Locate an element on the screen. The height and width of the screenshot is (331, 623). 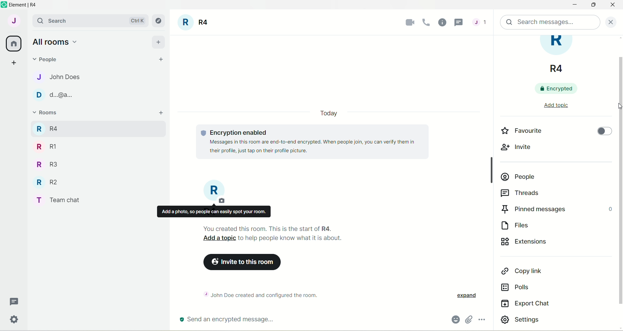
explore rooms is located at coordinates (159, 21).